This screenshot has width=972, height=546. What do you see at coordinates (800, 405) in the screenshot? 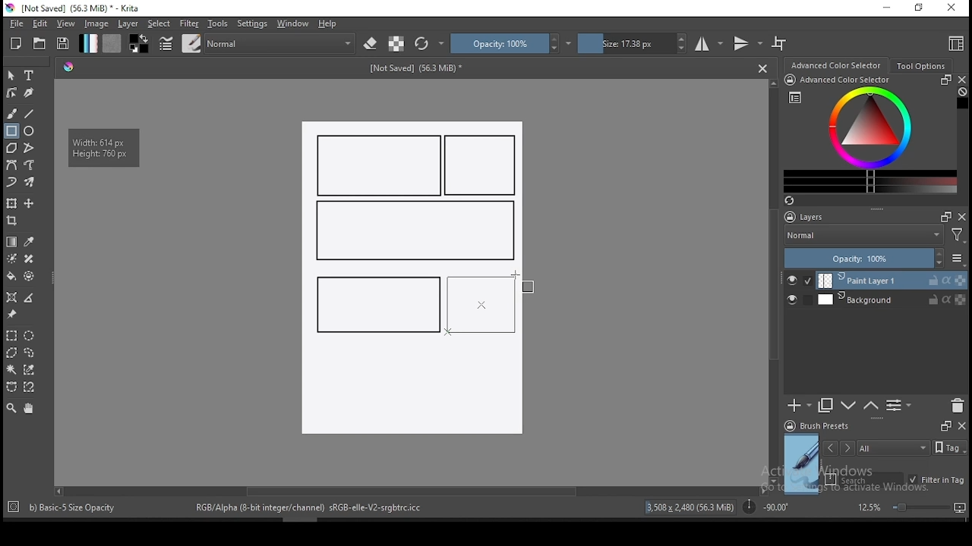
I see `new layer` at bounding box center [800, 405].